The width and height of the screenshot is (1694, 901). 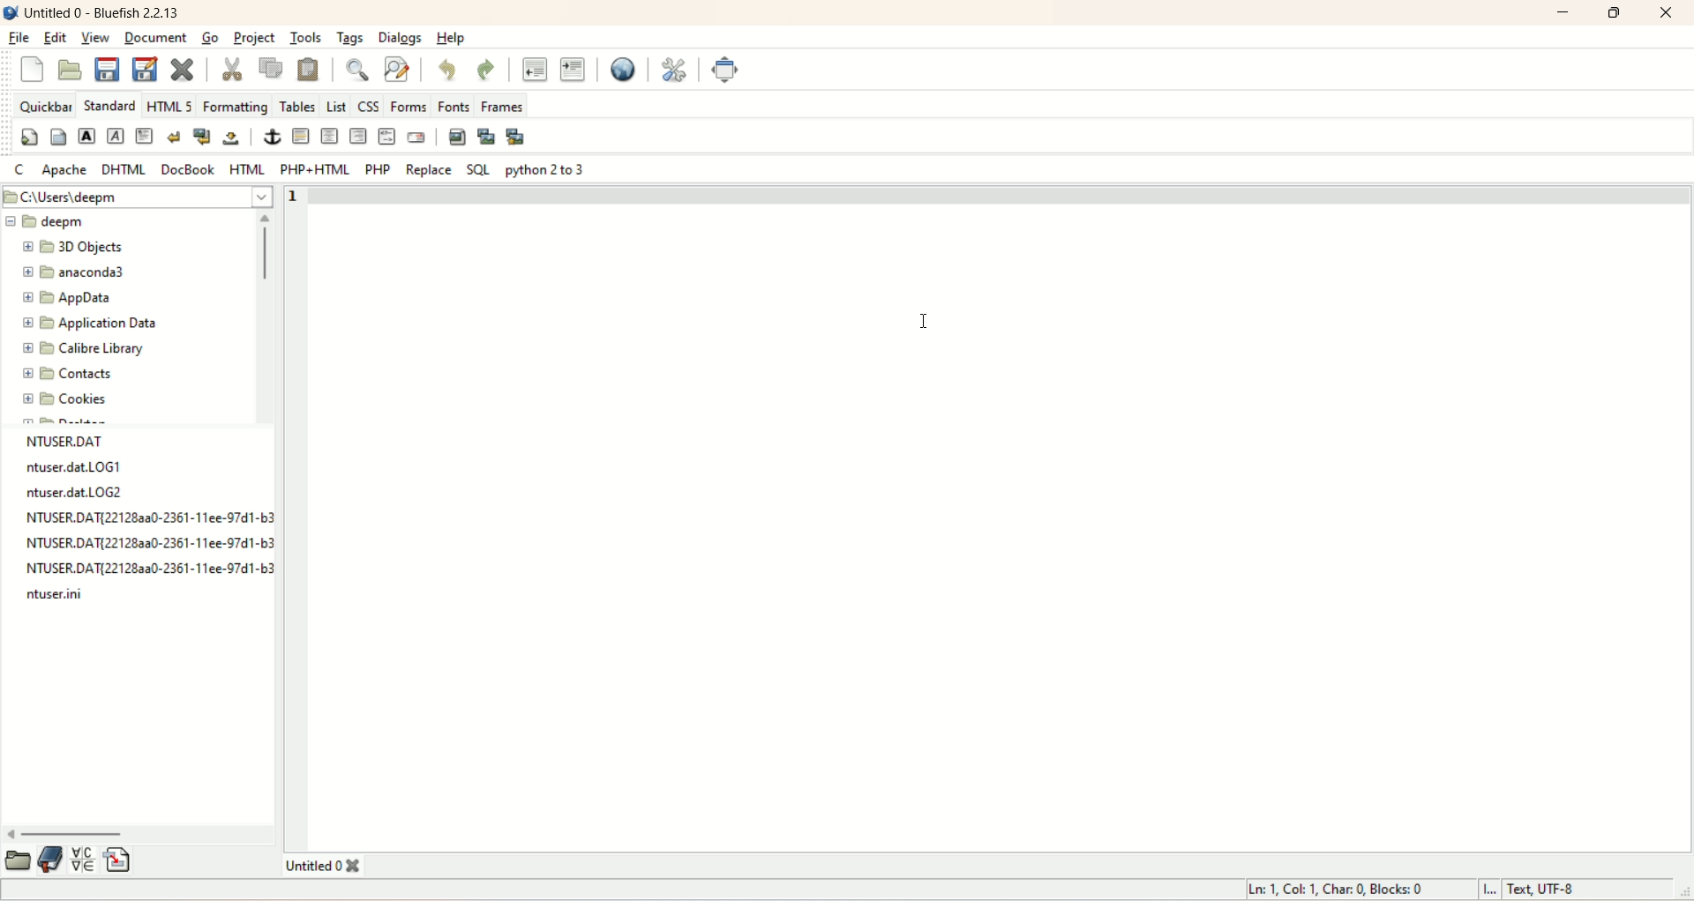 I want to click on maximize, so click(x=1616, y=13).